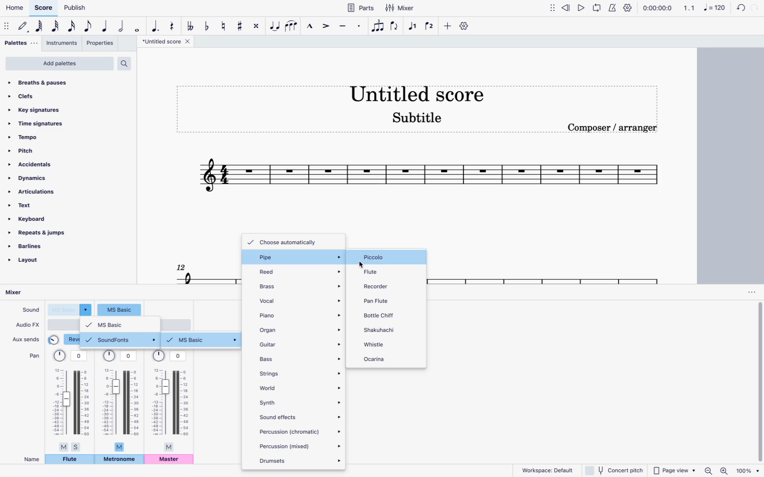  What do you see at coordinates (172, 24) in the screenshot?
I see `rest` at bounding box center [172, 24].